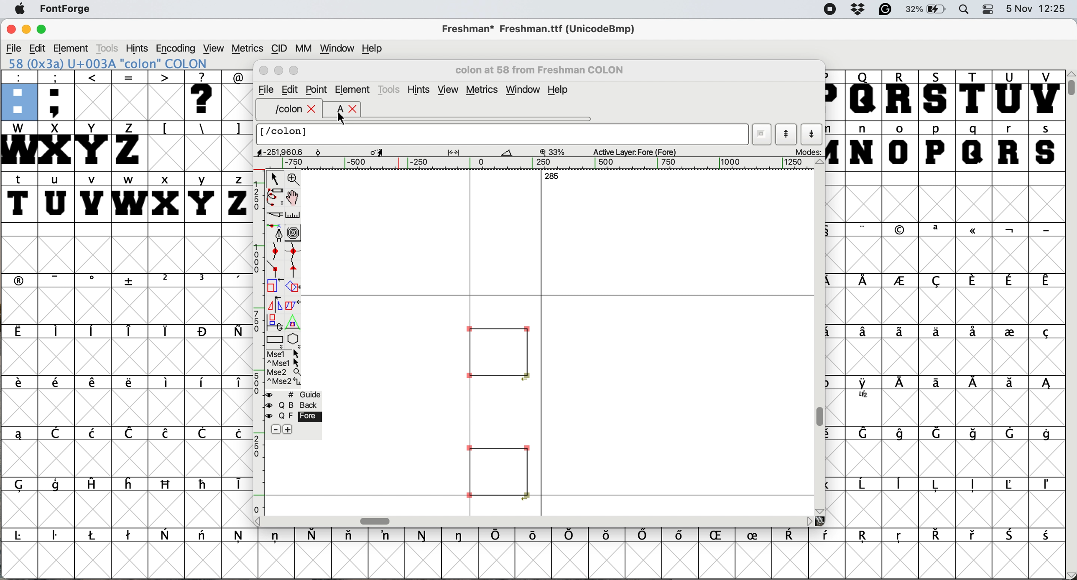 The height and width of the screenshot is (580, 1077). What do you see at coordinates (388, 535) in the screenshot?
I see `symbol` at bounding box center [388, 535].